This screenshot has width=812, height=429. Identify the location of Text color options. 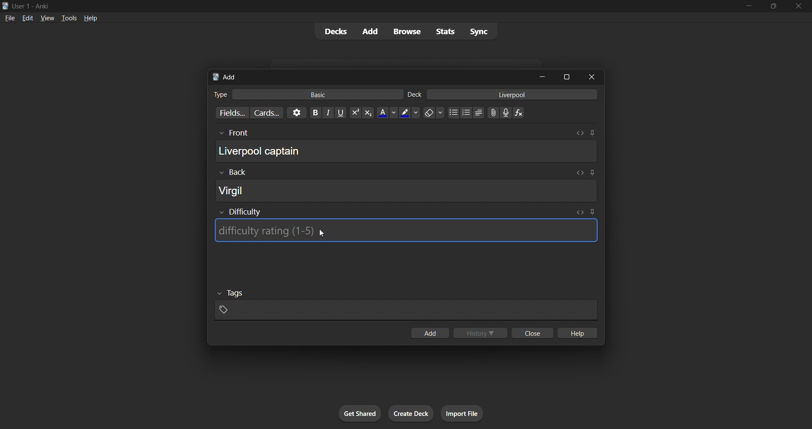
(387, 113).